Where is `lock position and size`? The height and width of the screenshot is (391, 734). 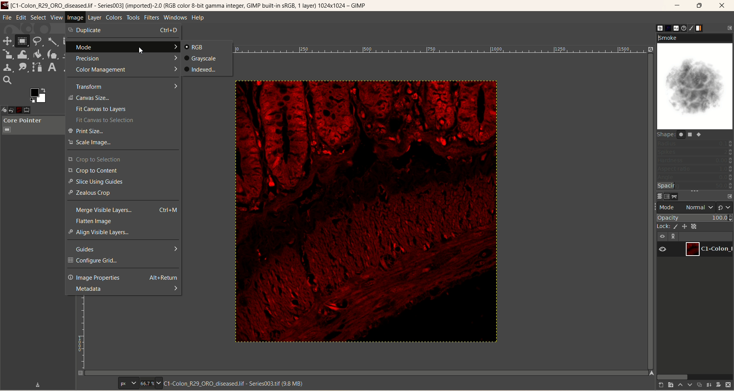 lock position and size is located at coordinates (684, 227).